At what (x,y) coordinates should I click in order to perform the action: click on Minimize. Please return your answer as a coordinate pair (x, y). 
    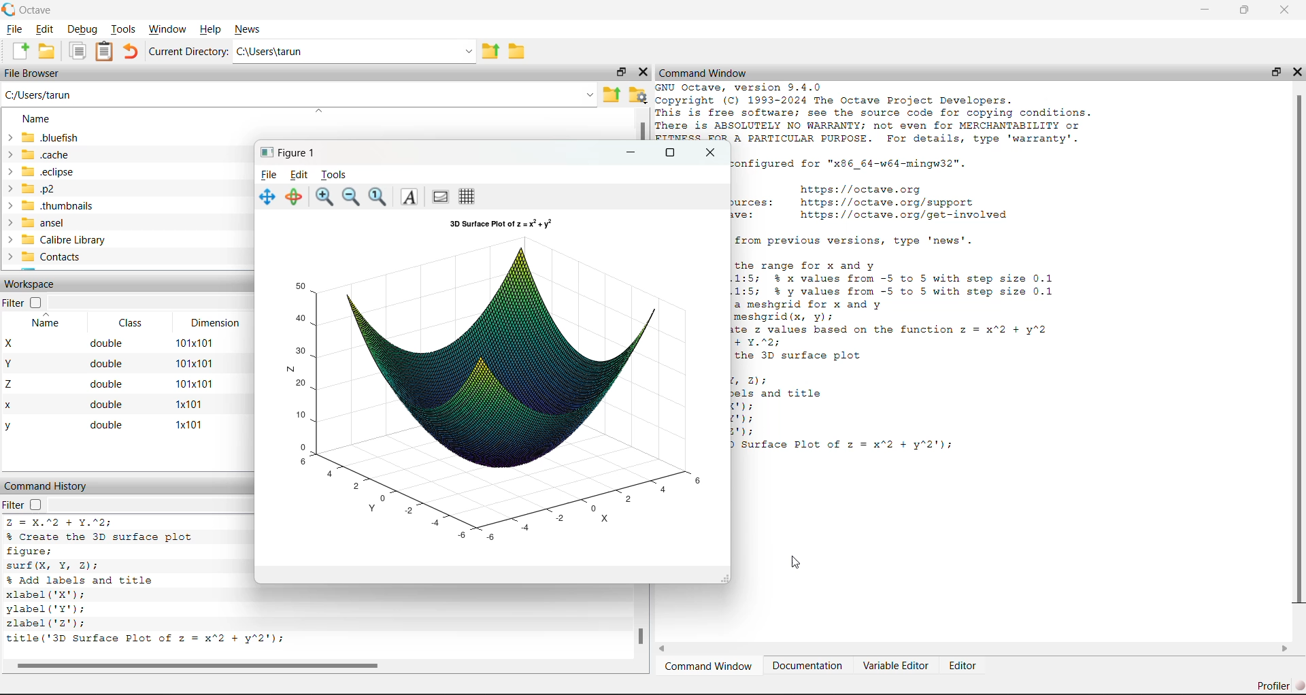
    Looking at the image, I should click on (1204, 8).